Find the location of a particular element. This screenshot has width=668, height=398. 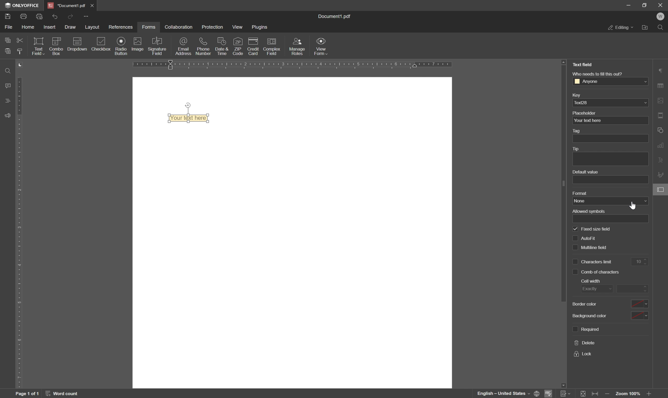

combo box is located at coordinates (56, 52).